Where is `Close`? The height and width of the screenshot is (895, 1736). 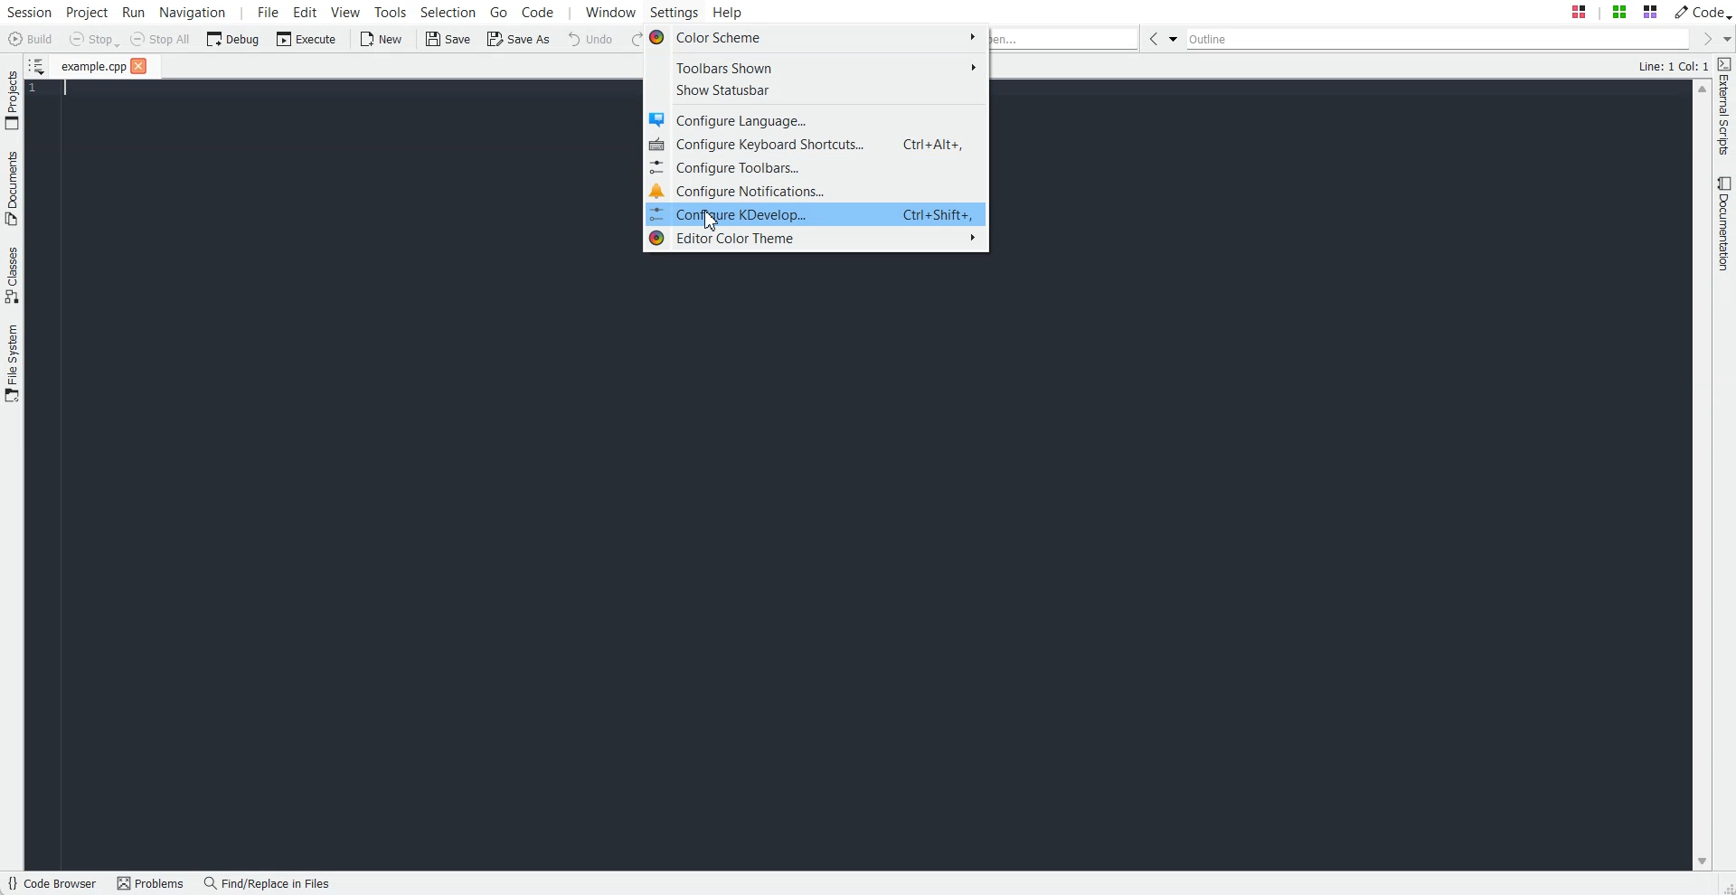 Close is located at coordinates (139, 65).